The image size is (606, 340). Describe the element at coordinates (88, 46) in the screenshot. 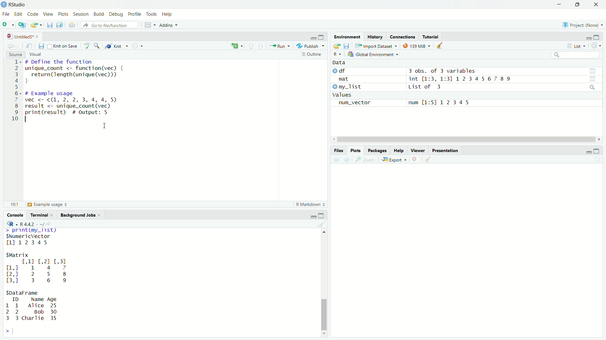

I see `check spelling` at that location.